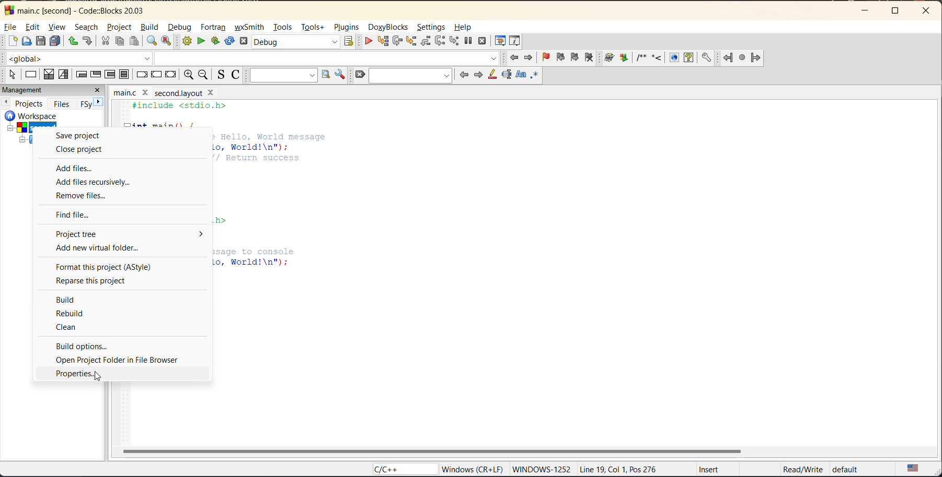  Describe the element at coordinates (123, 359) in the screenshot. I see `open project folder in file browser` at that location.